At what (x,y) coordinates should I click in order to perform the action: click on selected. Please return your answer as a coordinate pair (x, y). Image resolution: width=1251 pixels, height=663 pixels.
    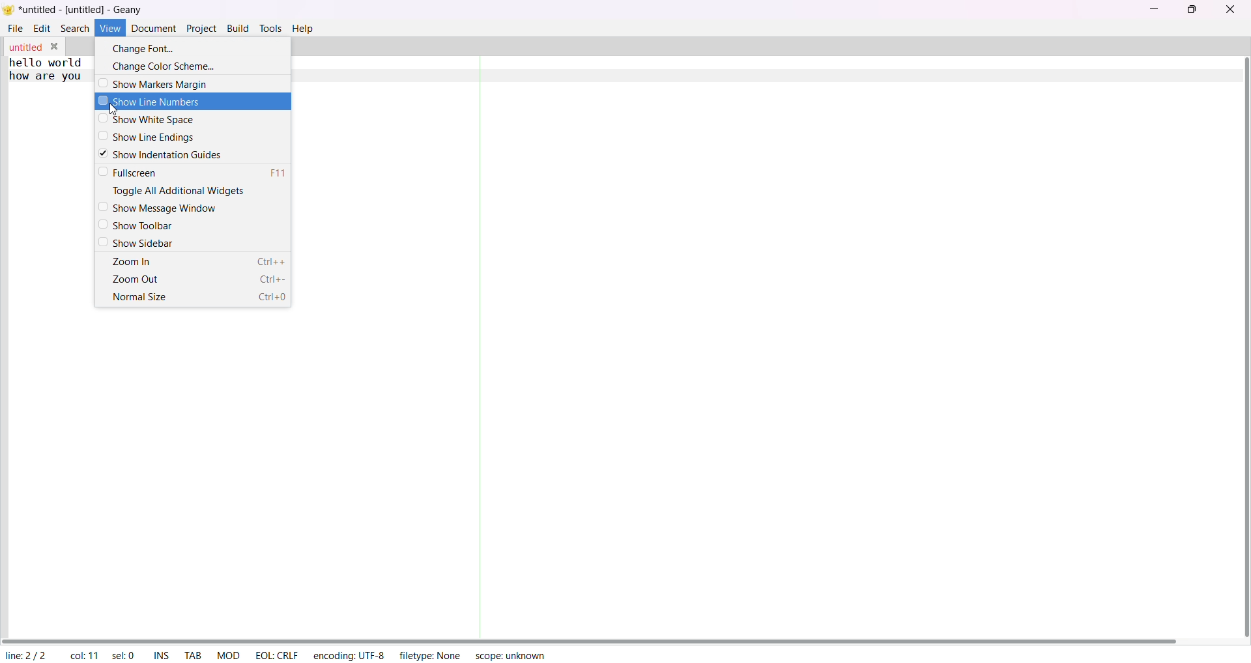
    Looking at the image, I should click on (122, 655).